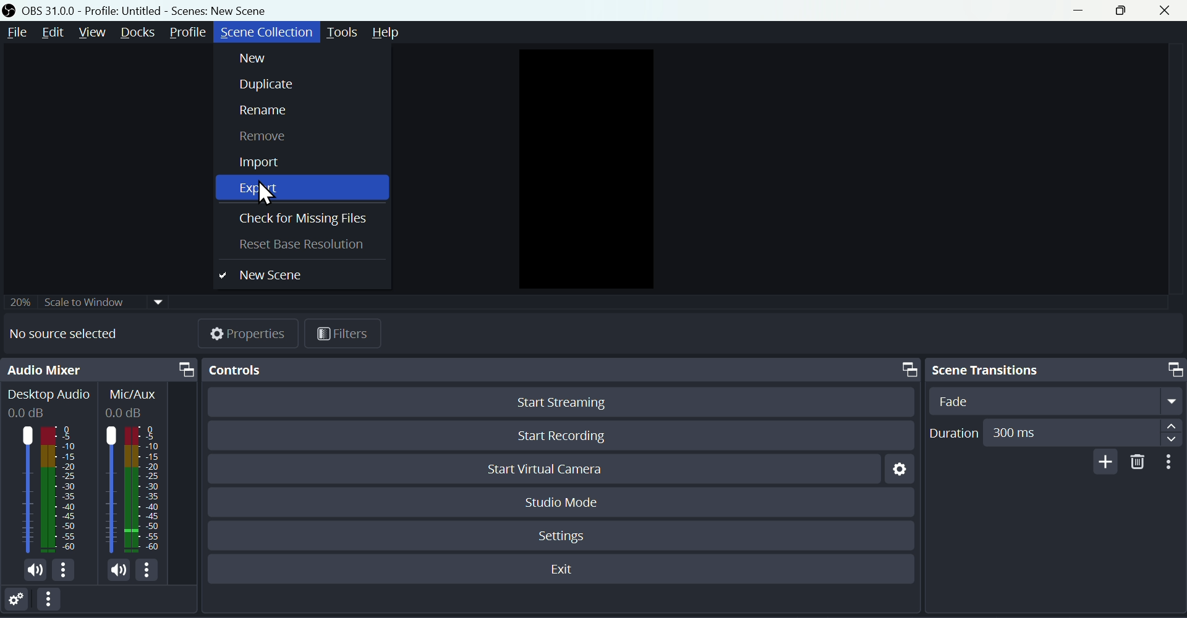 This screenshot has height=618, width=1187. What do you see at coordinates (259, 187) in the screenshot?
I see `Export` at bounding box center [259, 187].